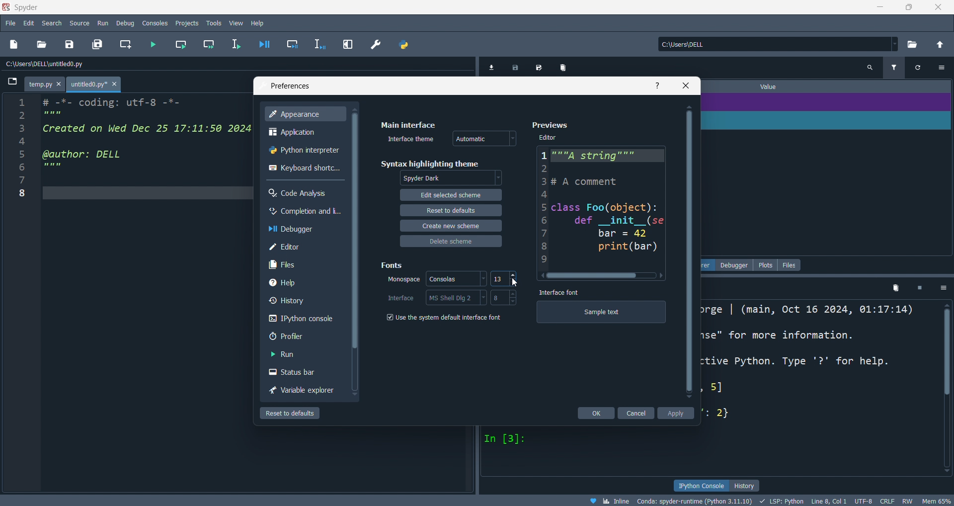 Image resolution: width=954 pixels, height=506 pixels. What do you see at coordinates (291, 413) in the screenshot?
I see `reset to default` at bounding box center [291, 413].